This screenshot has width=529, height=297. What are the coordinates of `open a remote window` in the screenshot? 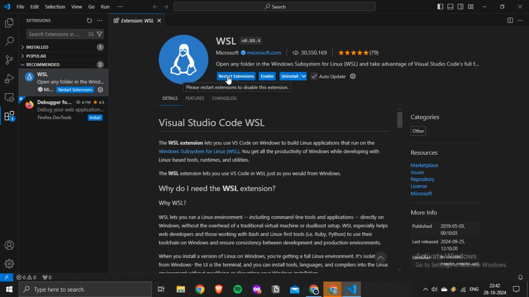 It's located at (7, 277).